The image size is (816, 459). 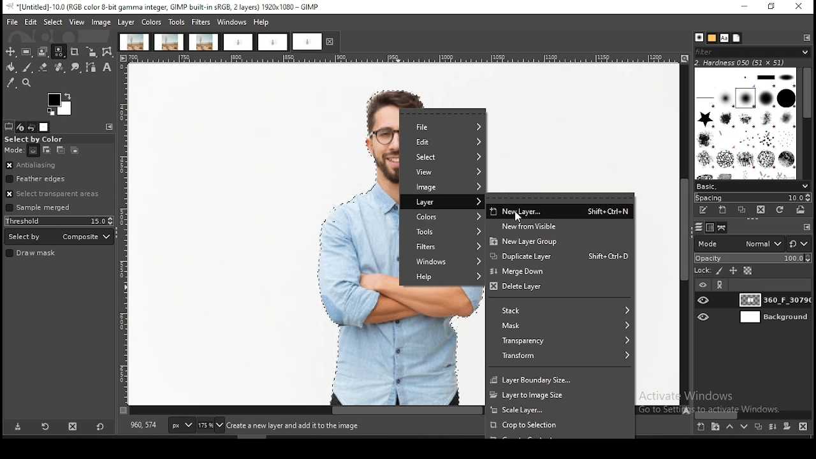 I want to click on scale, so click(x=124, y=235).